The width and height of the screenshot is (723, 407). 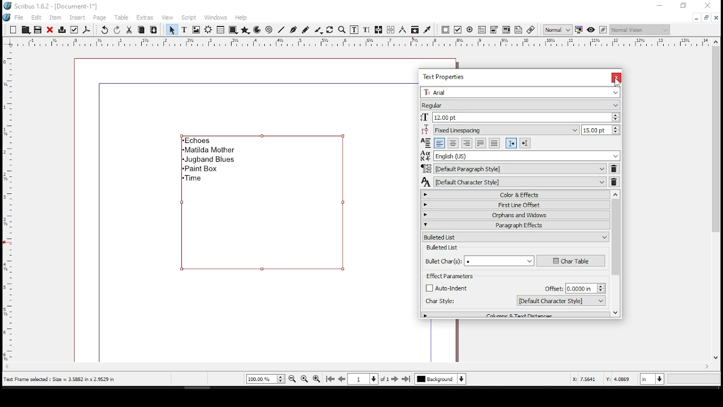 What do you see at coordinates (447, 289) in the screenshot?
I see `checkbox: auto indent` at bounding box center [447, 289].